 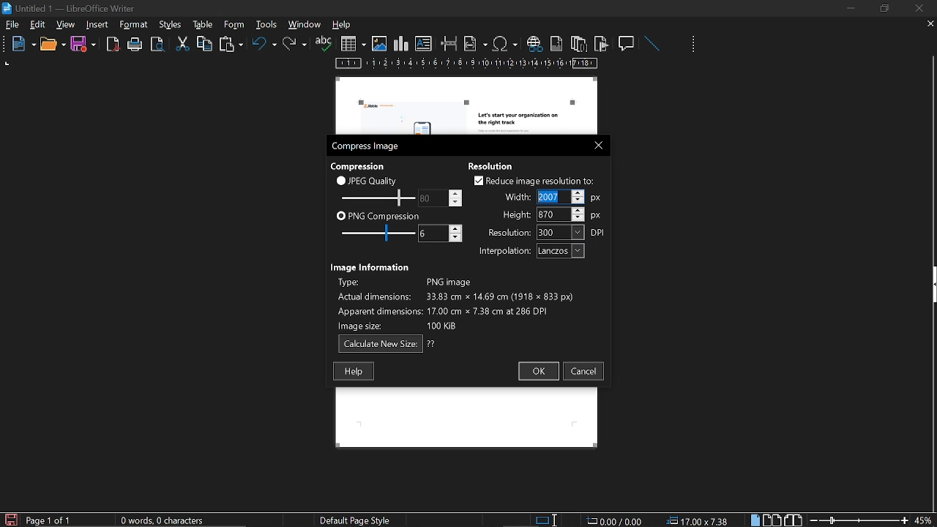 I want to click on new, so click(x=20, y=45).